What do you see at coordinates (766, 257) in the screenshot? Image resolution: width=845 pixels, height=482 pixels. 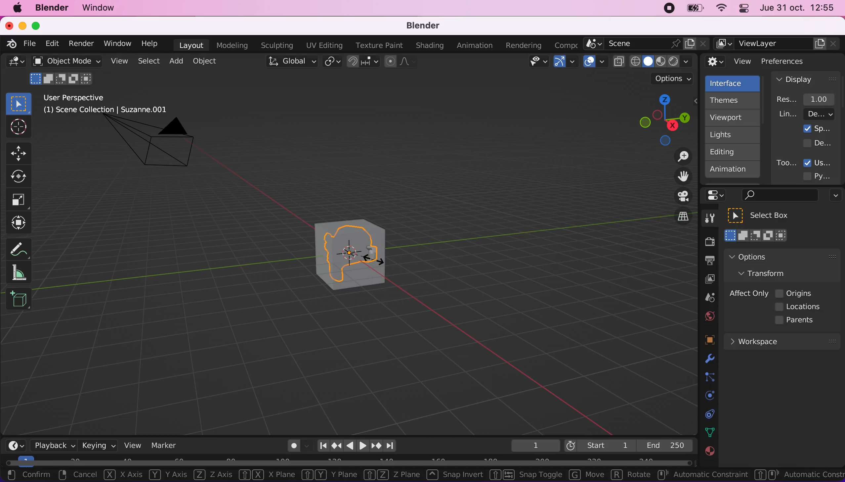 I see `options` at bounding box center [766, 257].